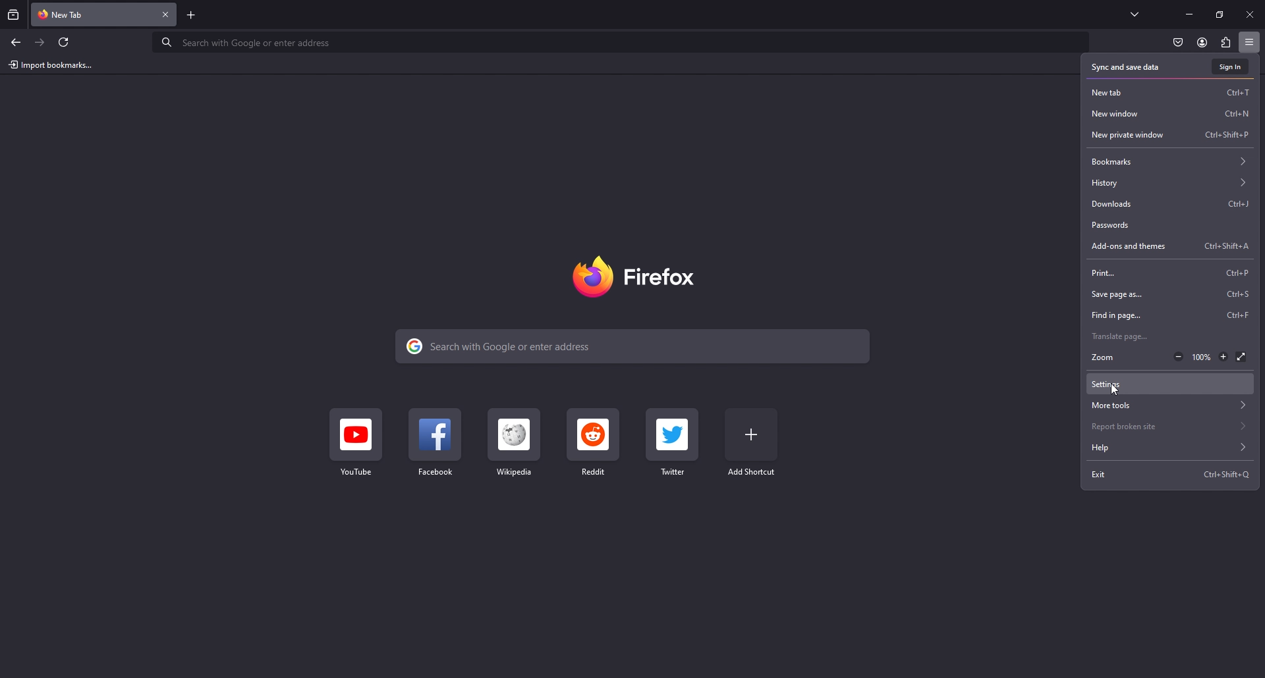 This screenshot has width=1265, height=678. I want to click on reddit, so click(594, 443).